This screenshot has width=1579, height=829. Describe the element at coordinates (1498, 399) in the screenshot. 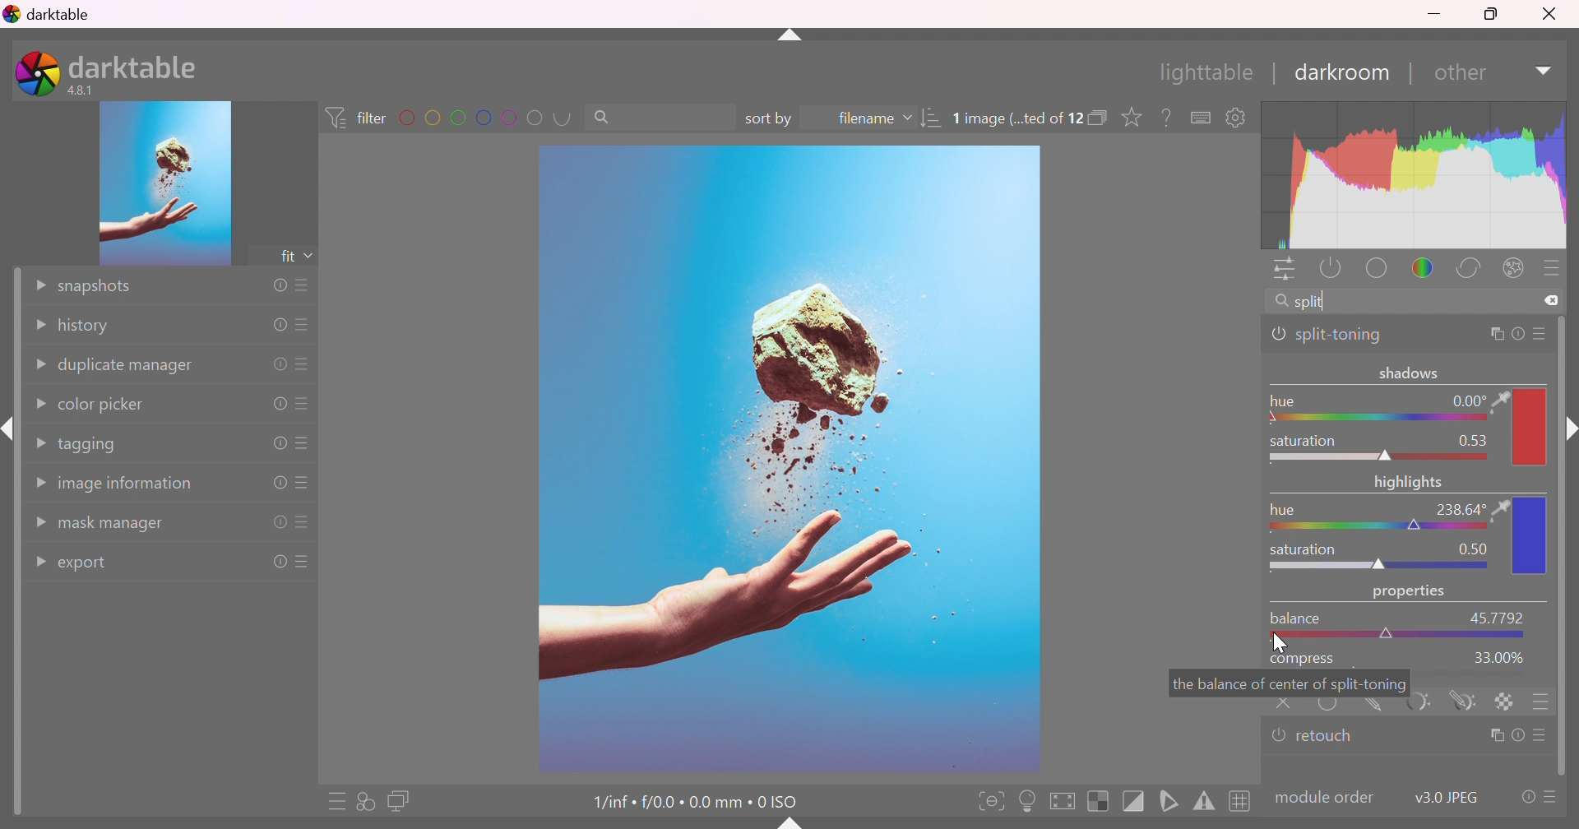

I see `color picker` at that location.